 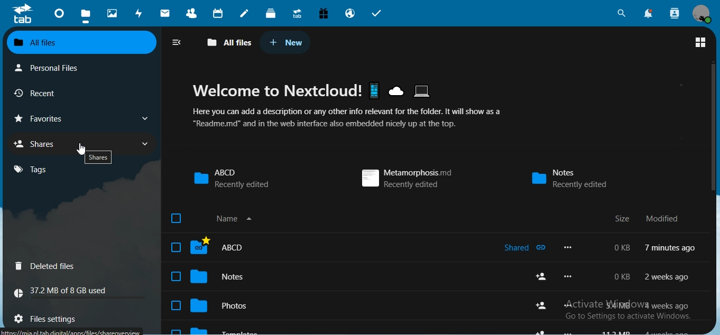 What do you see at coordinates (82, 150) in the screenshot?
I see `cursor` at bounding box center [82, 150].